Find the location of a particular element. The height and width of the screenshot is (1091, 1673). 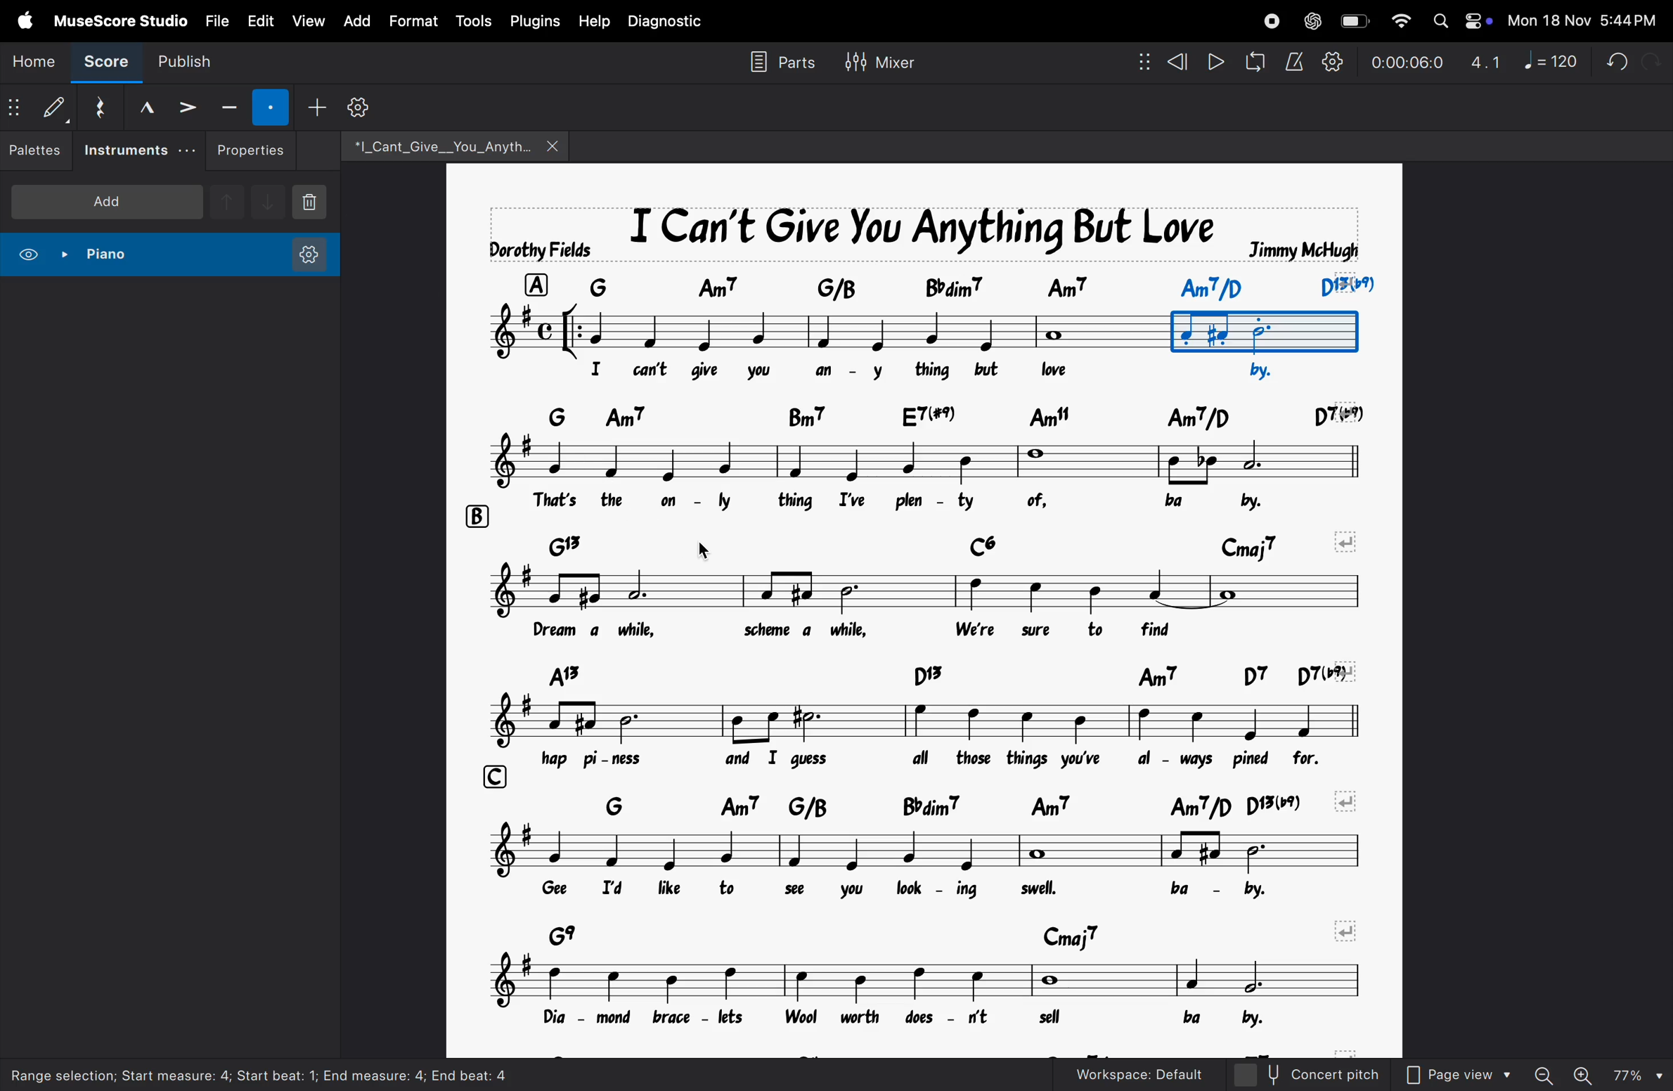

row is located at coordinates (543, 284).